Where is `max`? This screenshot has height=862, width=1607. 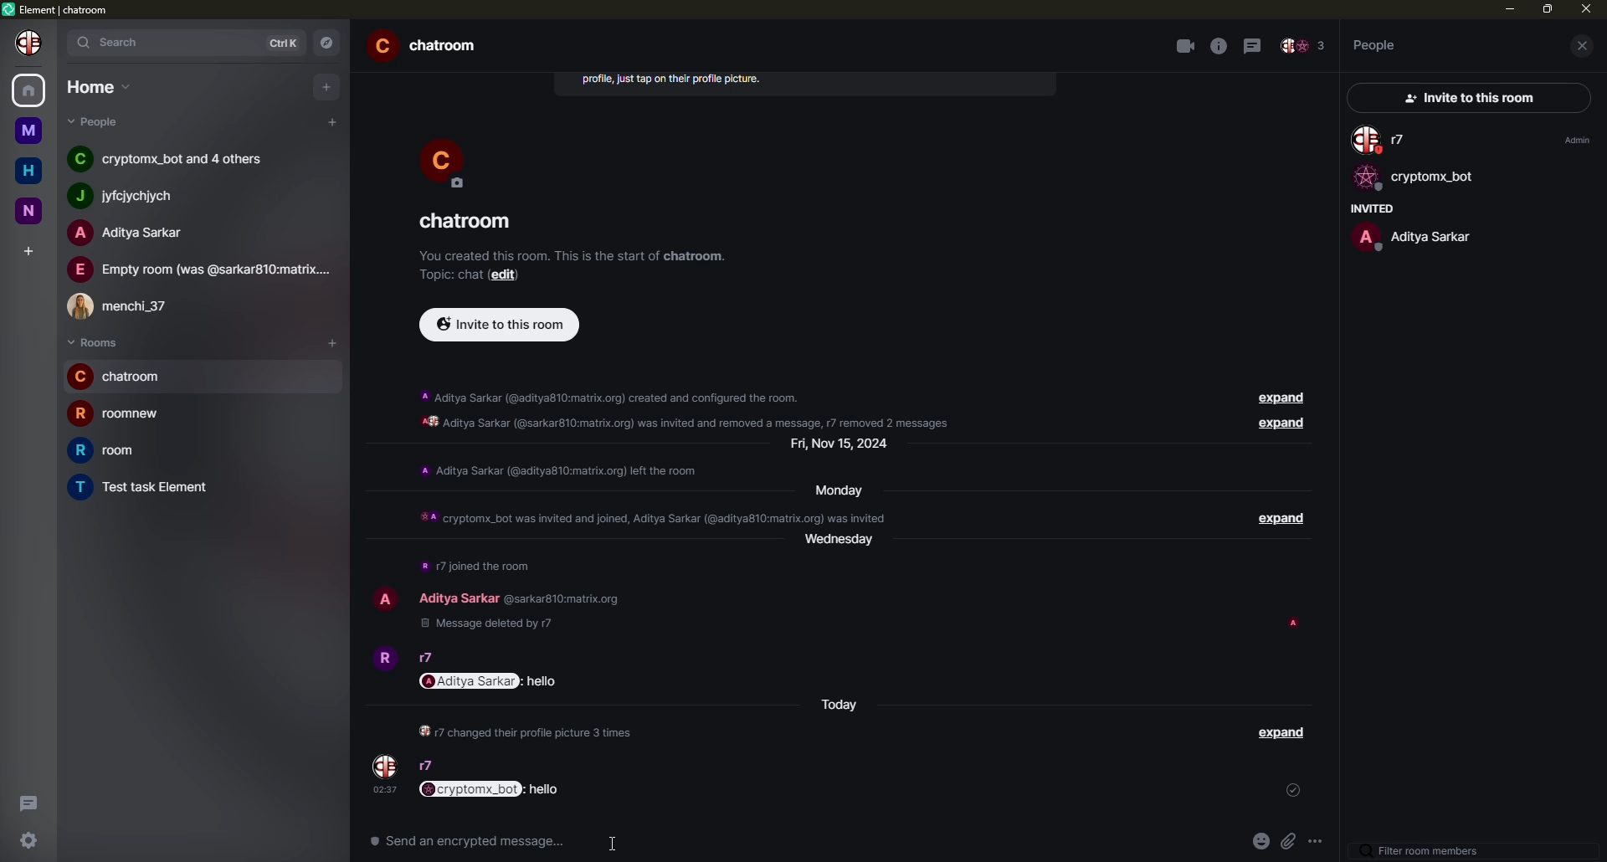
max is located at coordinates (1548, 8).